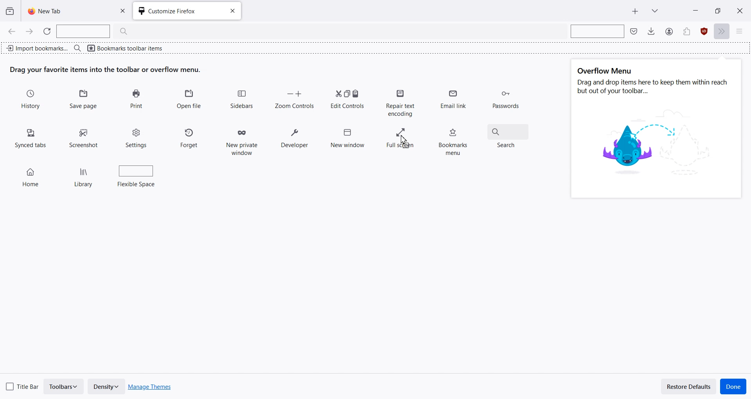  What do you see at coordinates (10, 11) in the screenshot?
I see `View recent browsing` at bounding box center [10, 11].